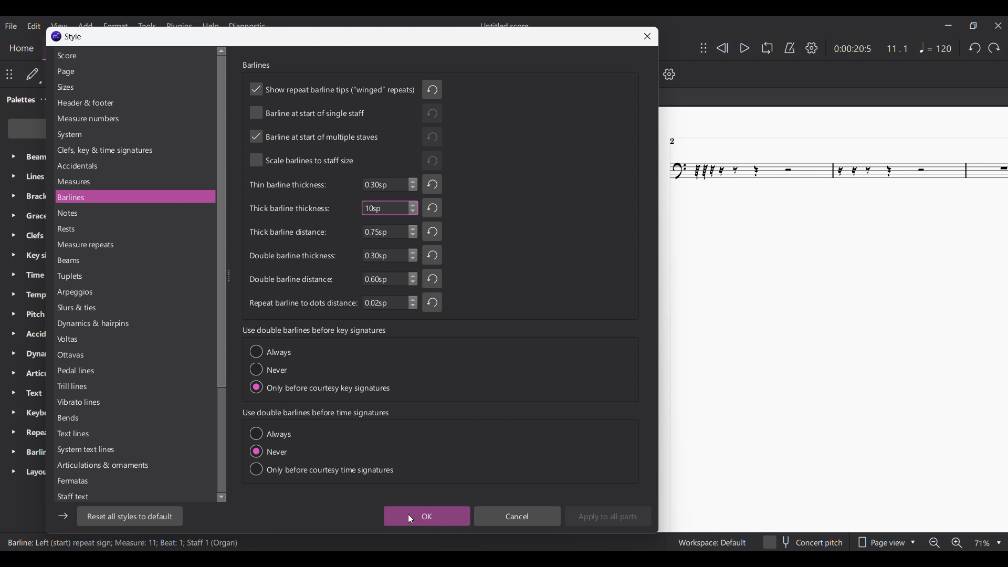 This screenshot has height=567, width=1008. What do you see at coordinates (301, 245) in the screenshot?
I see `Indicates barline setting options` at bounding box center [301, 245].